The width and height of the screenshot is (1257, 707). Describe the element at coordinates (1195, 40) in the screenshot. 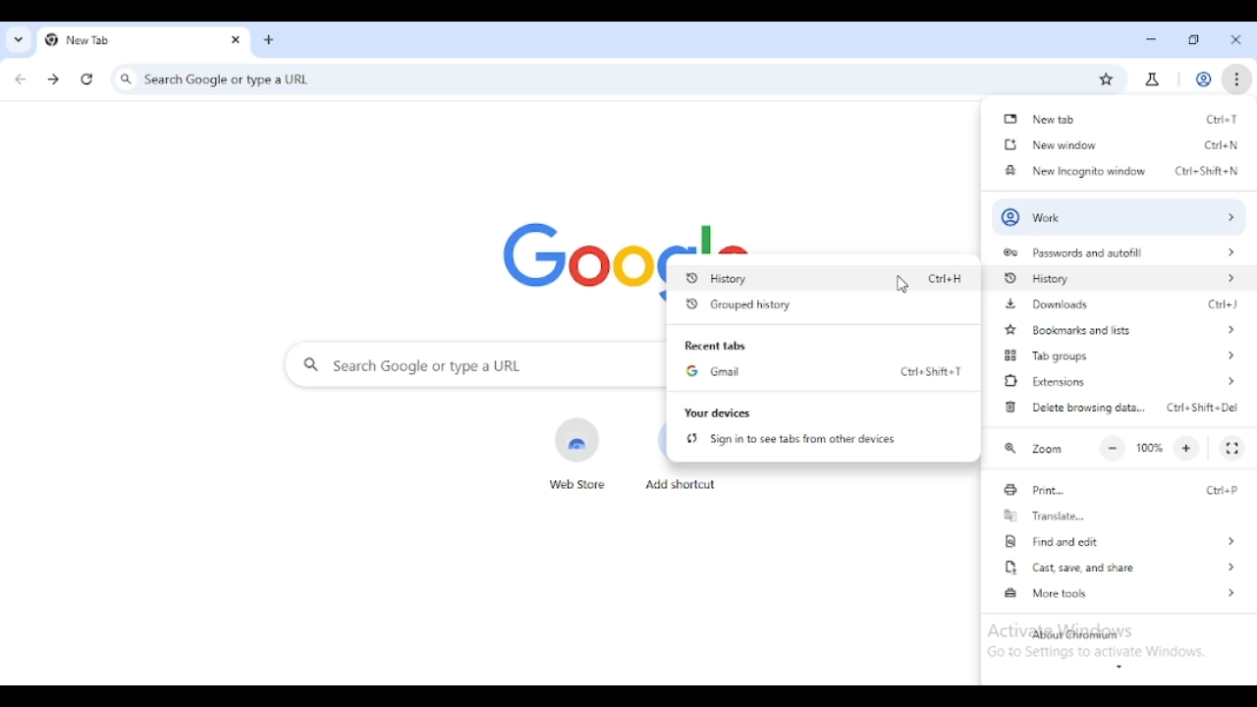

I see `maximize` at that location.